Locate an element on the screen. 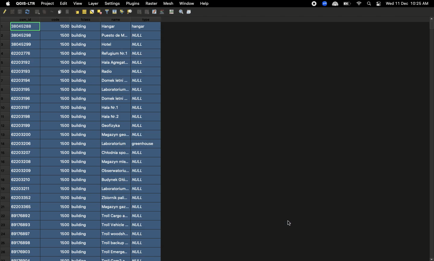  zoom is located at coordinates (324, 4).